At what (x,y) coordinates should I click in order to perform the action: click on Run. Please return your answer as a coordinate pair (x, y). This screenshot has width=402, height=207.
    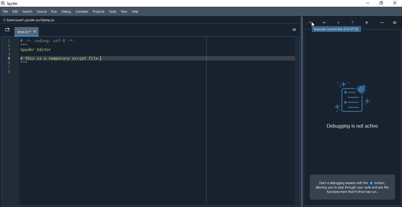
    Looking at the image, I should click on (54, 12).